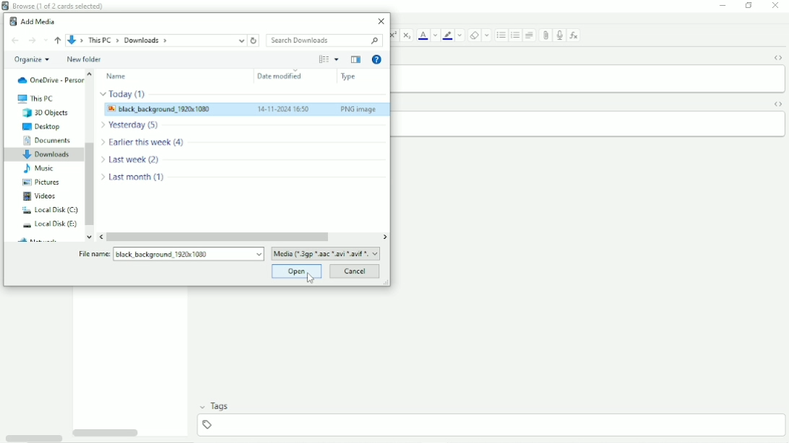 This screenshot has width=789, height=443. Describe the element at coordinates (723, 6) in the screenshot. I see `Minimize` at that location.